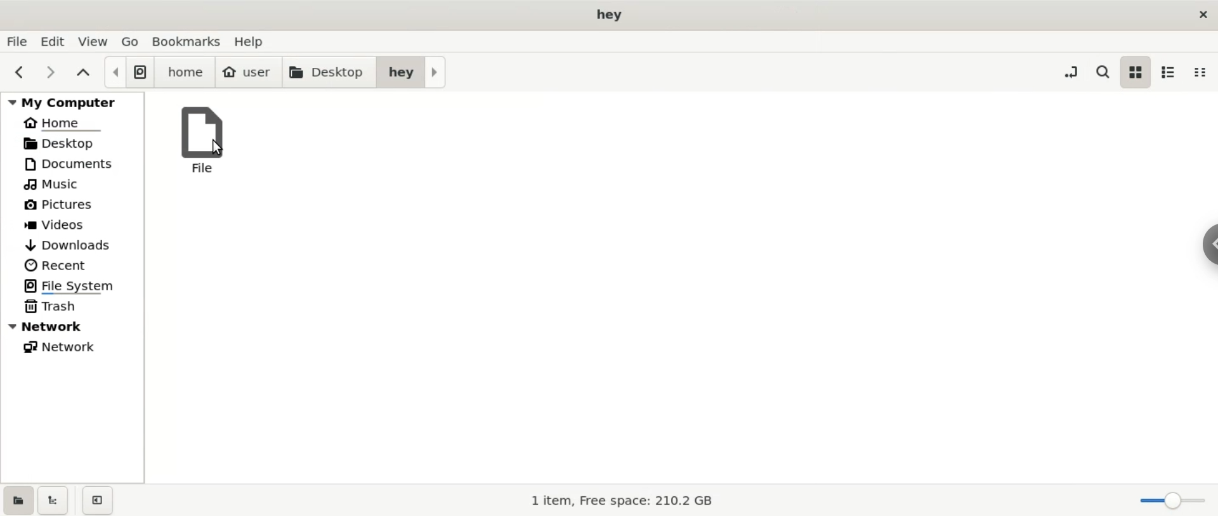 The image size is (1218, 516). What do you see at coordinates (188, 41) in the screenshot?
I see `bookmark` at bounding box center [188, 41].